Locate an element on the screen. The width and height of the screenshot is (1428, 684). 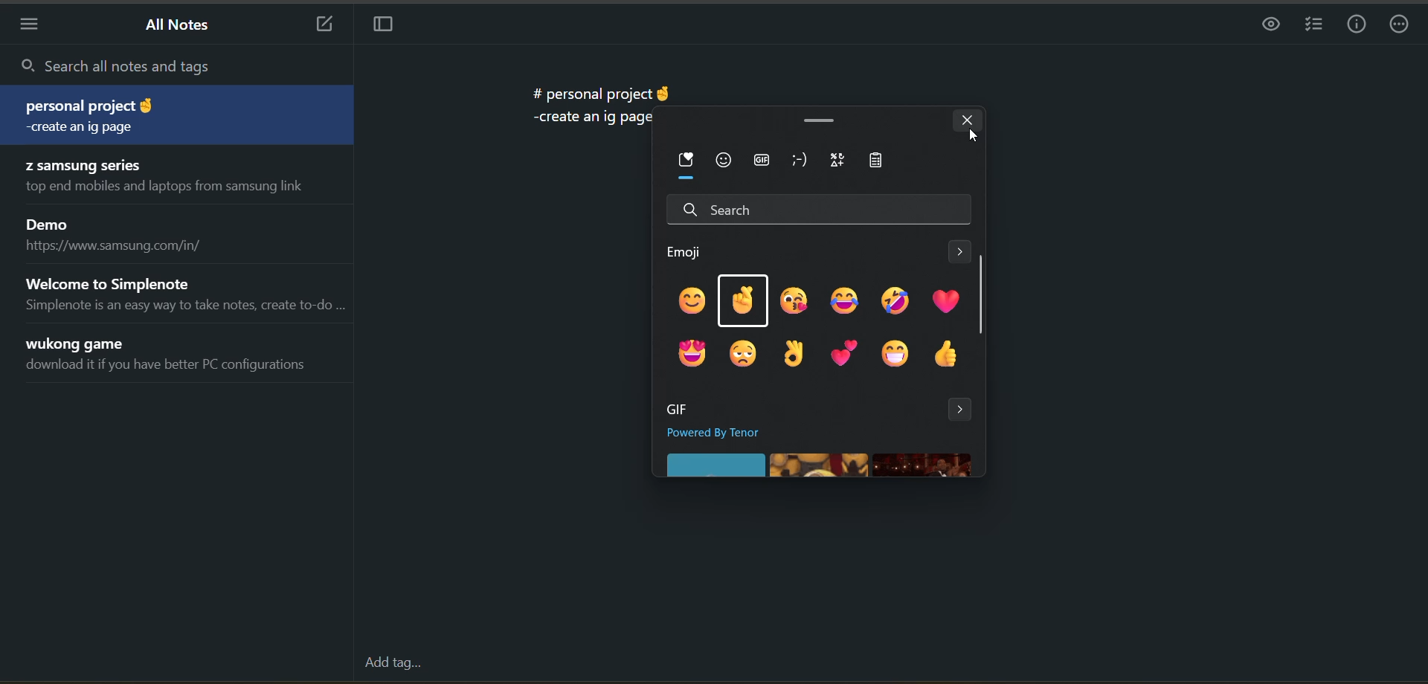
symbols is located at coordinates (839, 160).